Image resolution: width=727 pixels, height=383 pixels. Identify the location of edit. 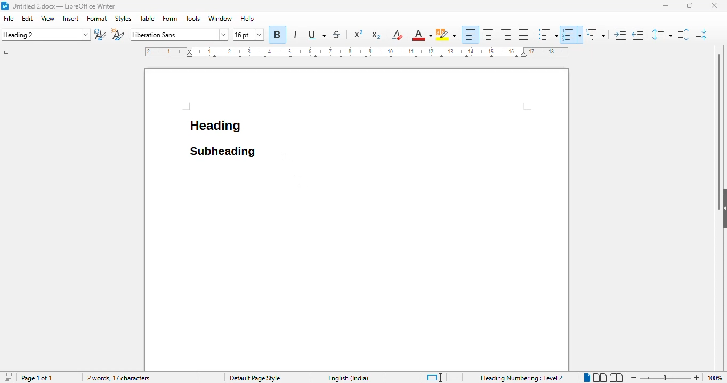
(27, 18).